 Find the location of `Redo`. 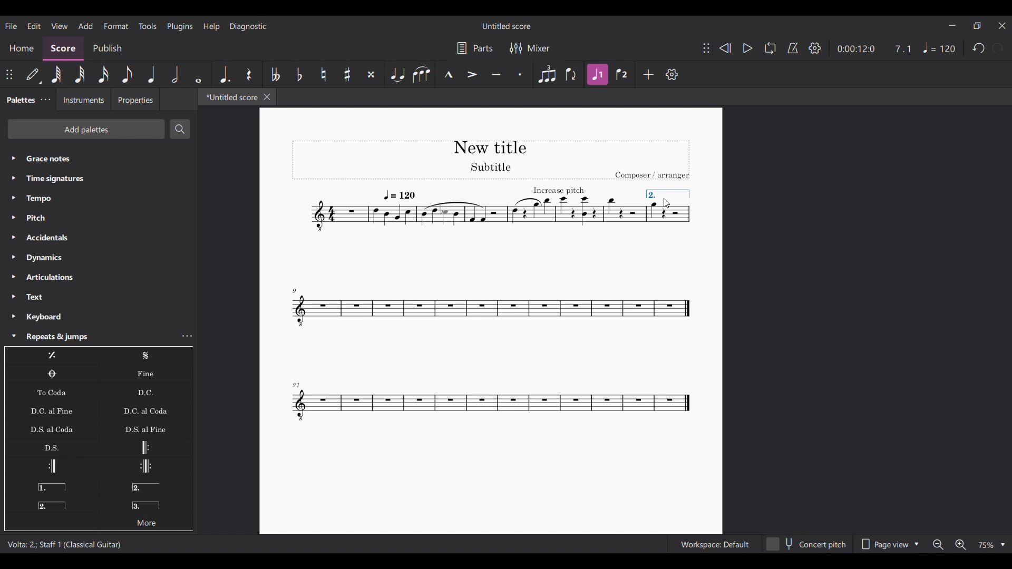

Redo is located at coordinates (998, 48).